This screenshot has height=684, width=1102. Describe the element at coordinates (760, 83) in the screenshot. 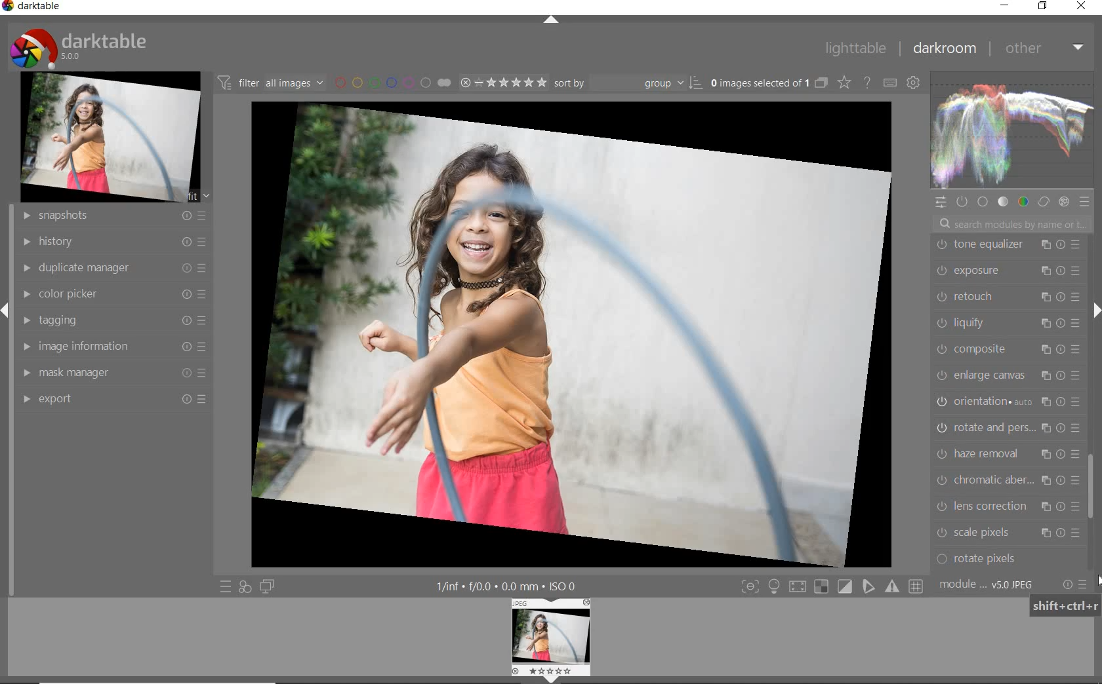

I see `selected images` at that location.